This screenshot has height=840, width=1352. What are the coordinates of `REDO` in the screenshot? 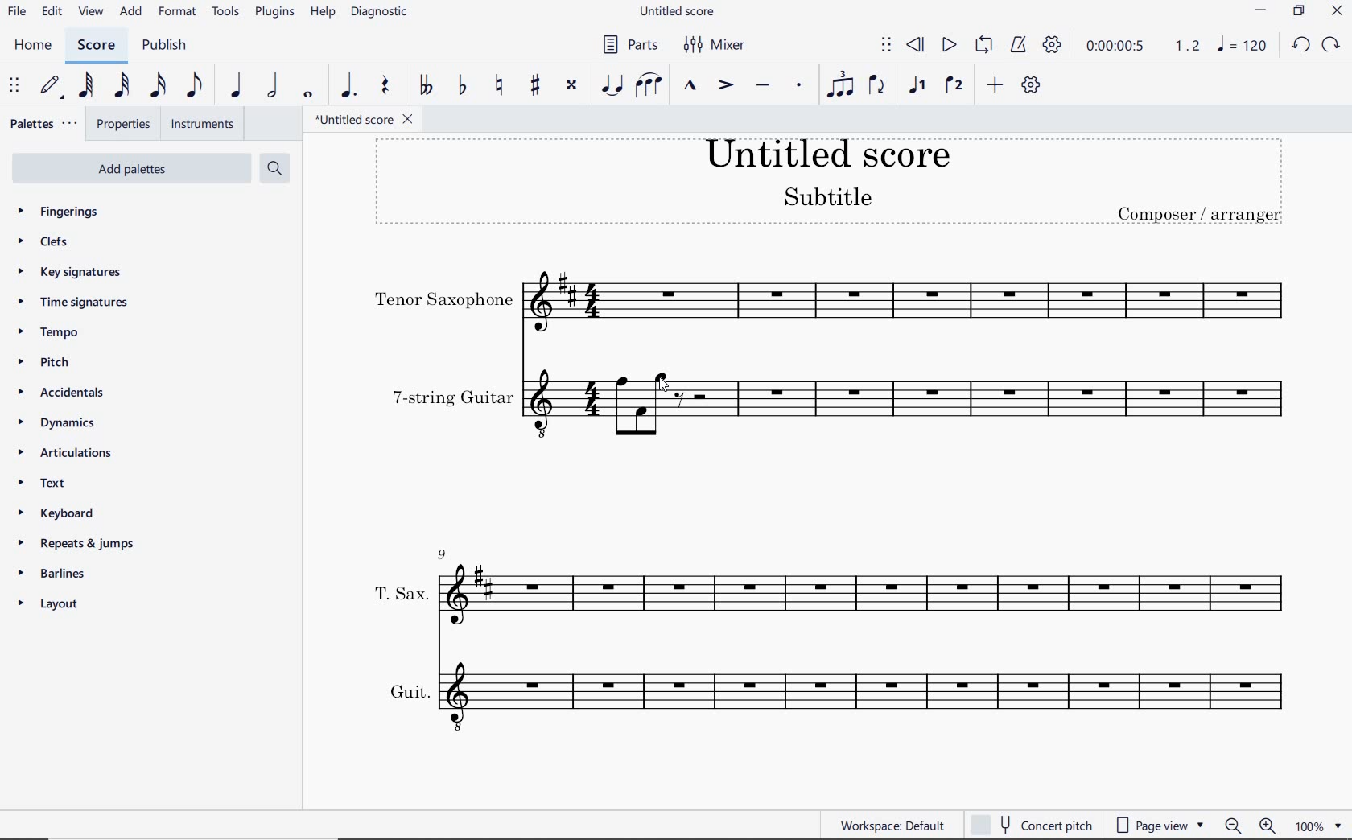 It's located at (1330, 44).